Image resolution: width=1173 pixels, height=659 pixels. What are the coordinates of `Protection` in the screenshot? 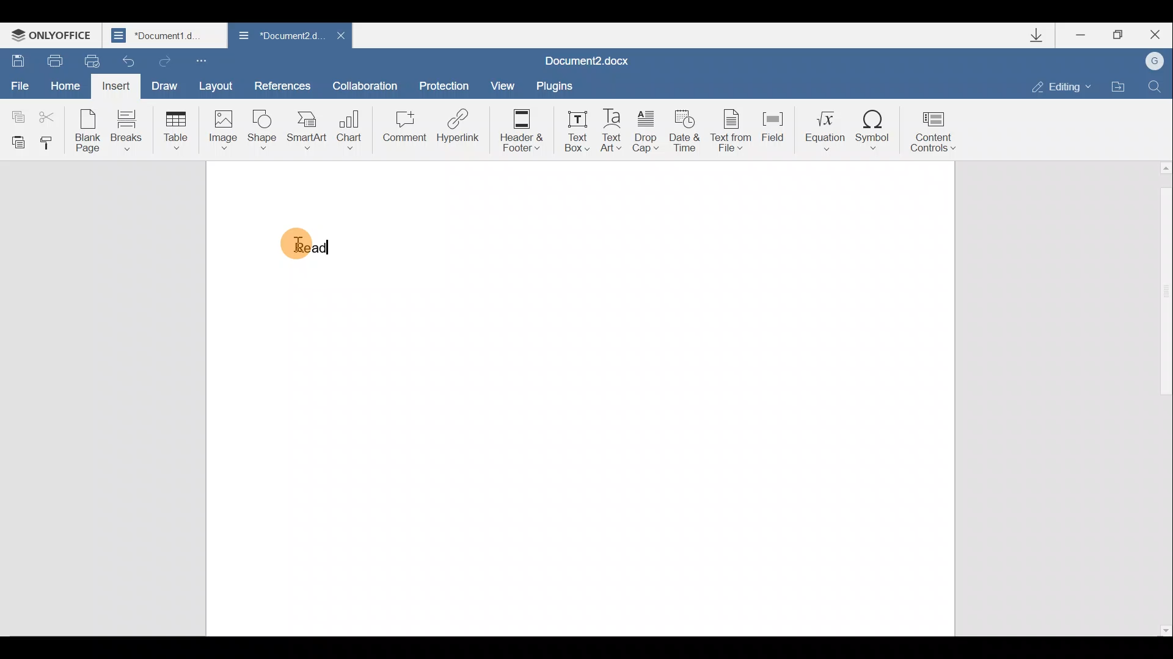 It's located at (447, 81).